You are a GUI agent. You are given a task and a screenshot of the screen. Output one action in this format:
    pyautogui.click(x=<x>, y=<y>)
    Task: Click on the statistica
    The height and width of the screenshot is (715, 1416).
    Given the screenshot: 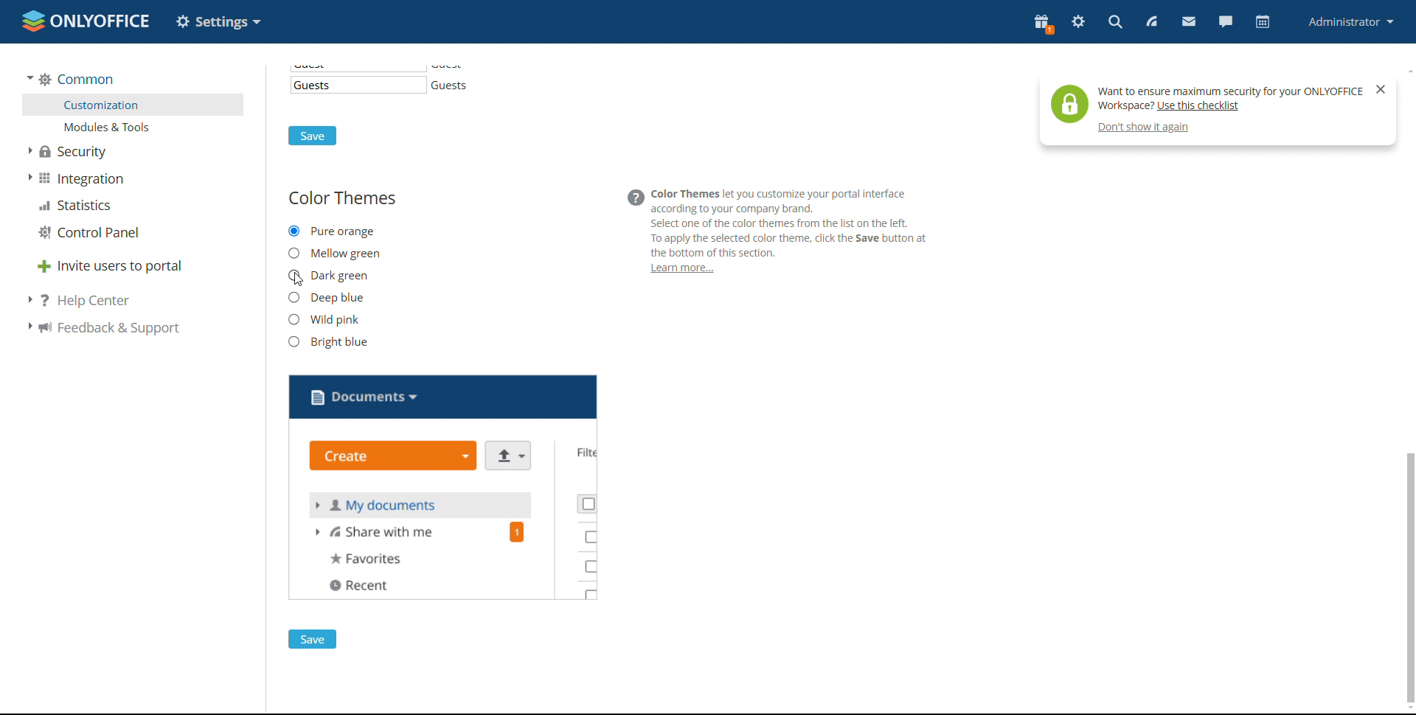 What is the action you would take?
    pyautogui.click(x=77, y=206)
    